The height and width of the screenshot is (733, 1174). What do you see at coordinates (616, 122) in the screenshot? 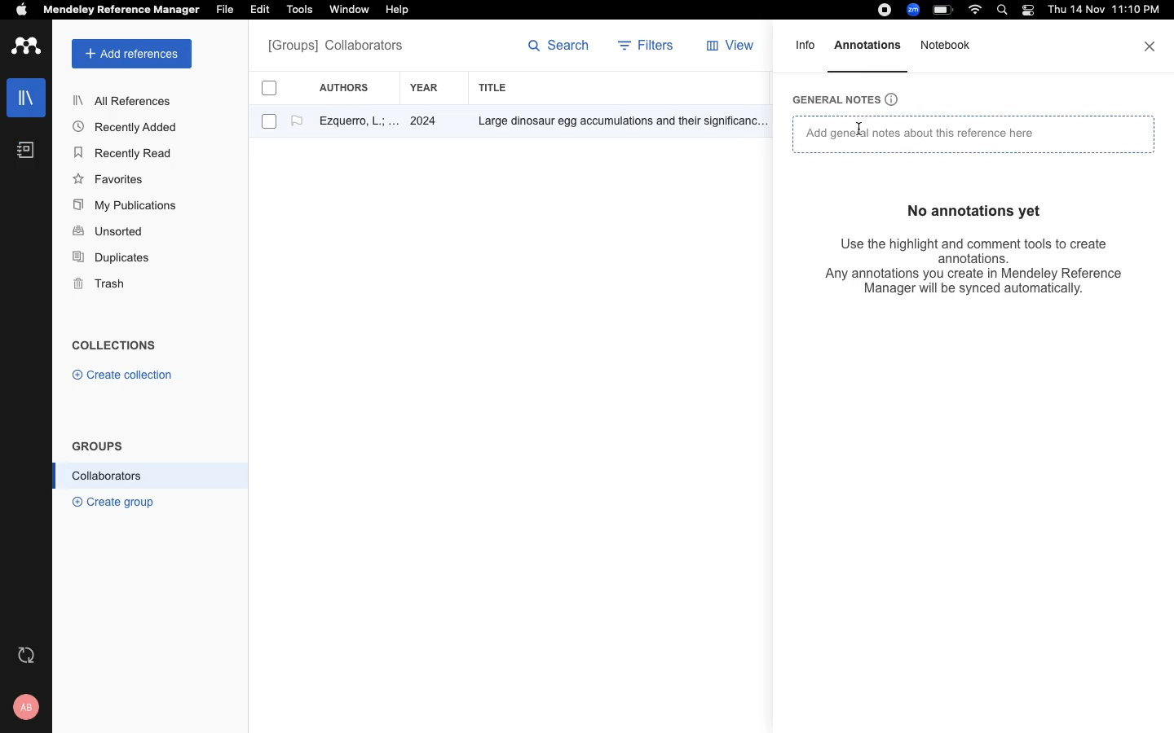
I see `` at bounding box center [616, 122].